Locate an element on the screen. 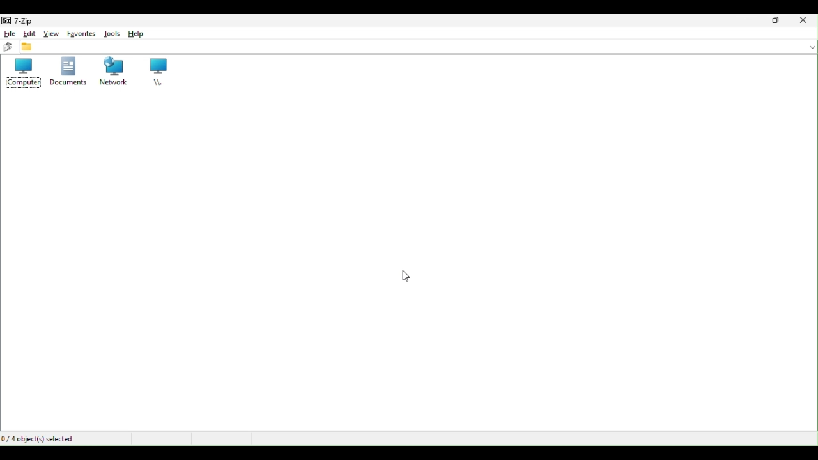 This screenshot has width=818, height=460. Mouse is located at coordinates (406, 277).